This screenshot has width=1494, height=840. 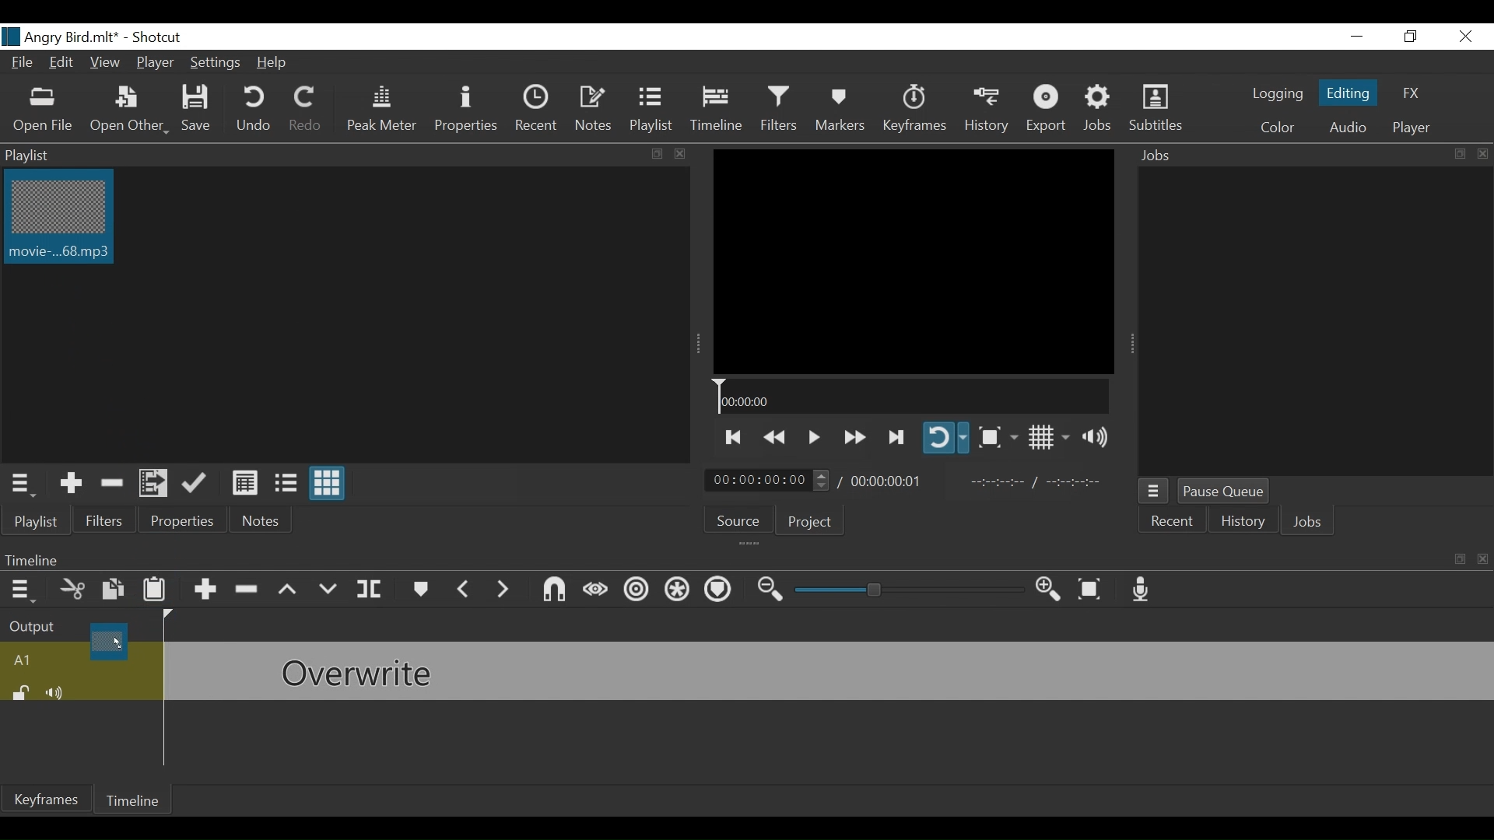 I want to click on Jobs menu, so click(x=1154, y=492).